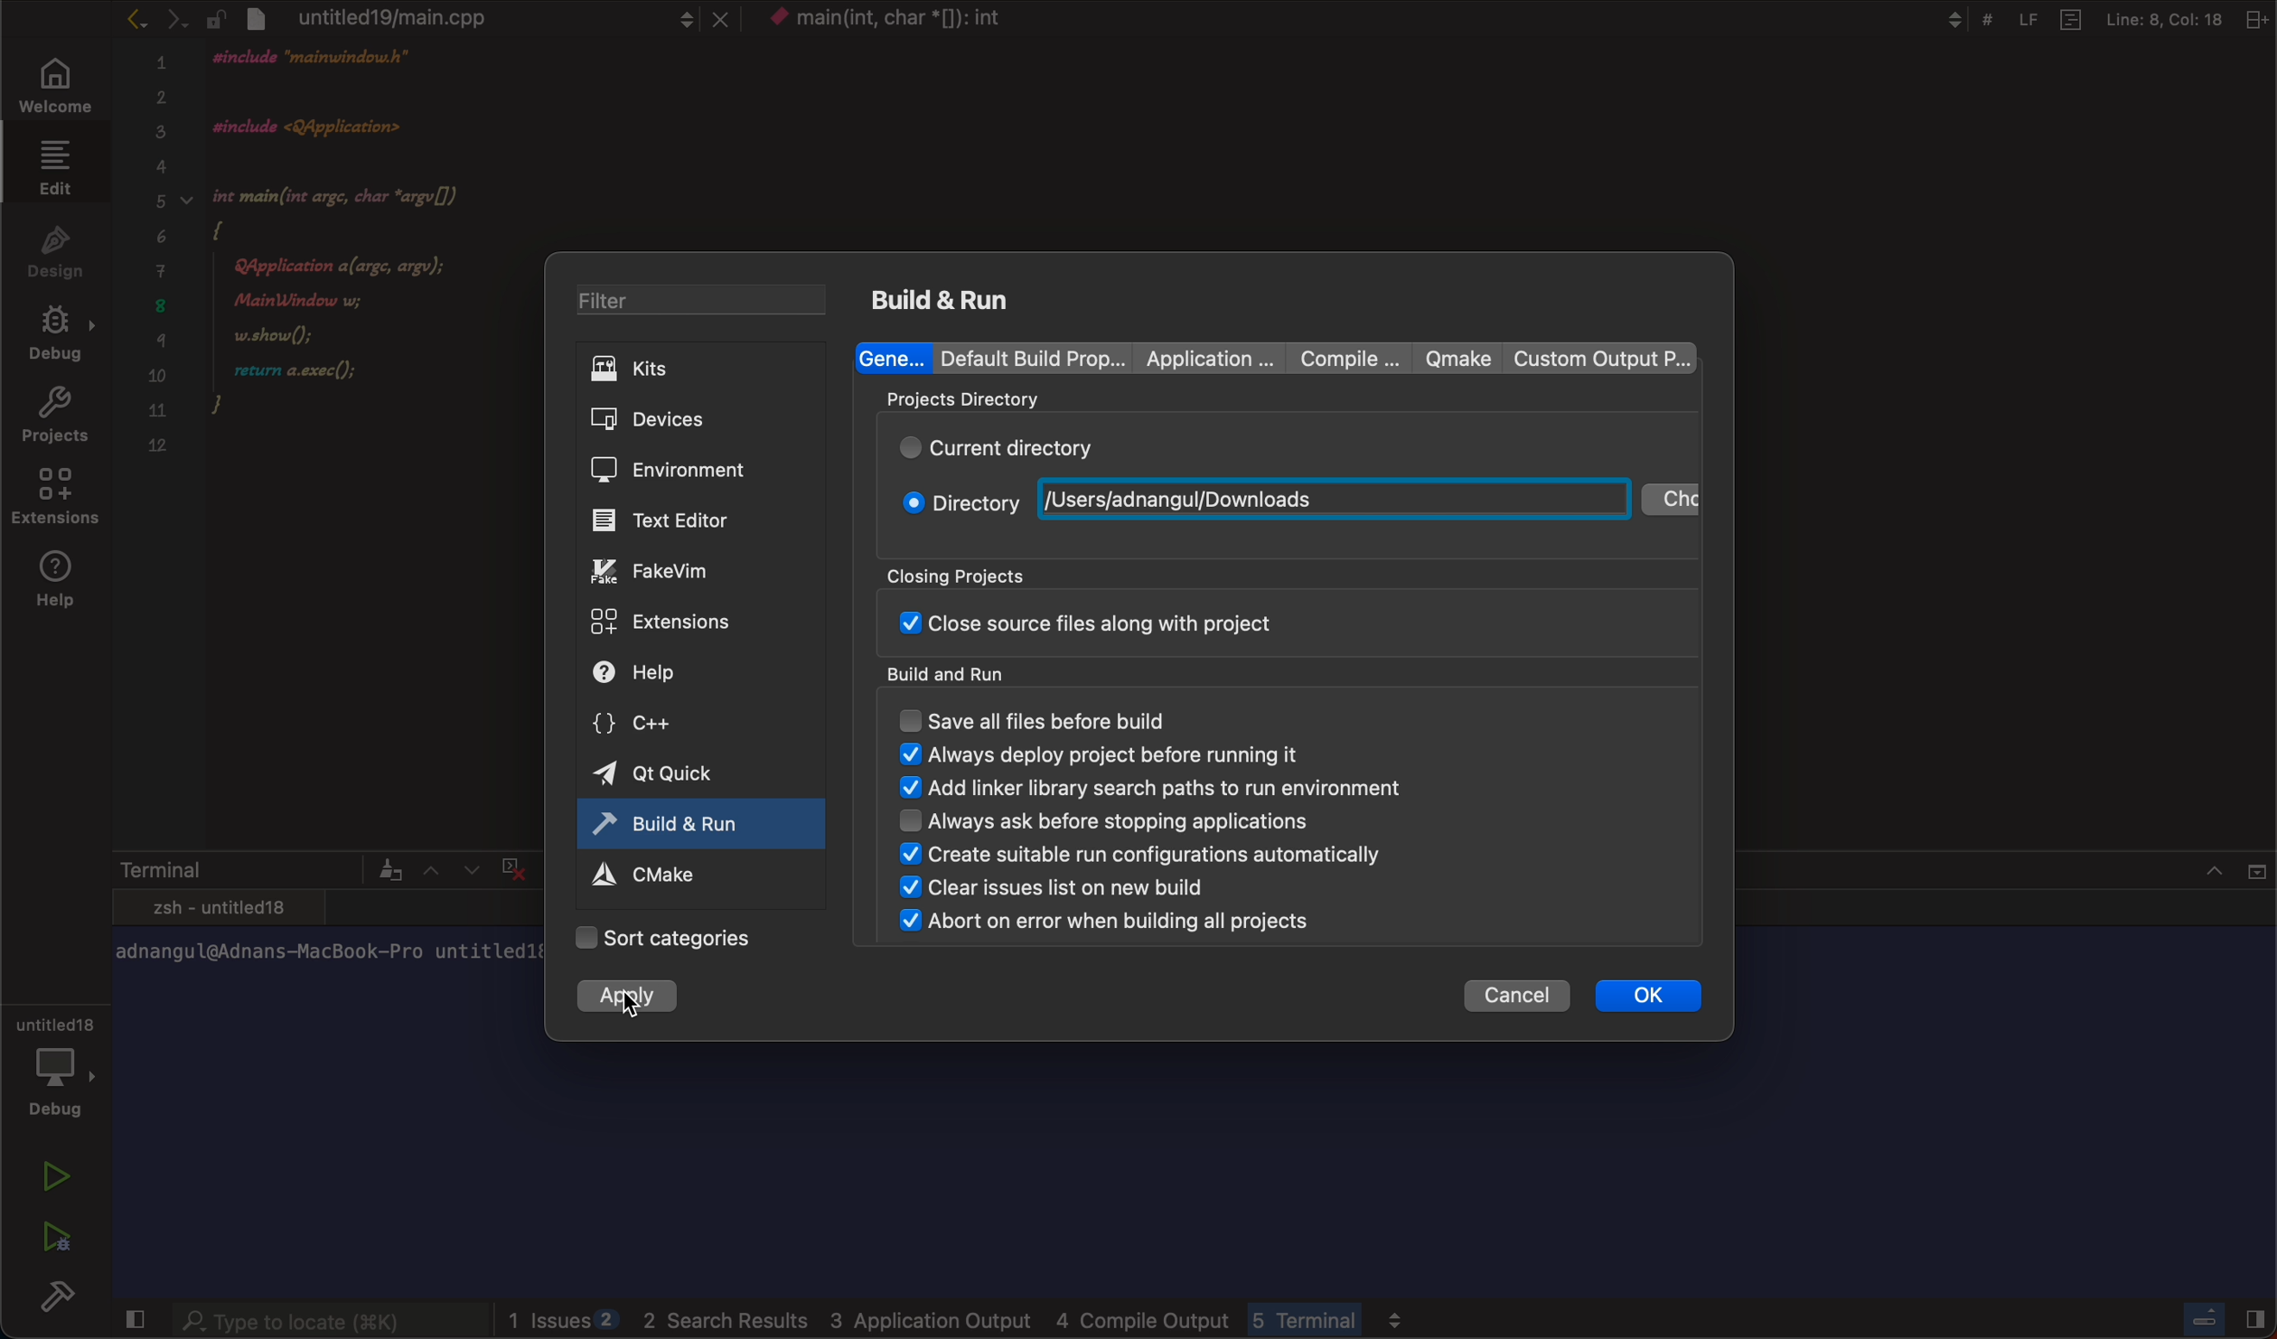  Describe the element at coordinates (1655, 993) in the screenshot. I see `ok` at that location.